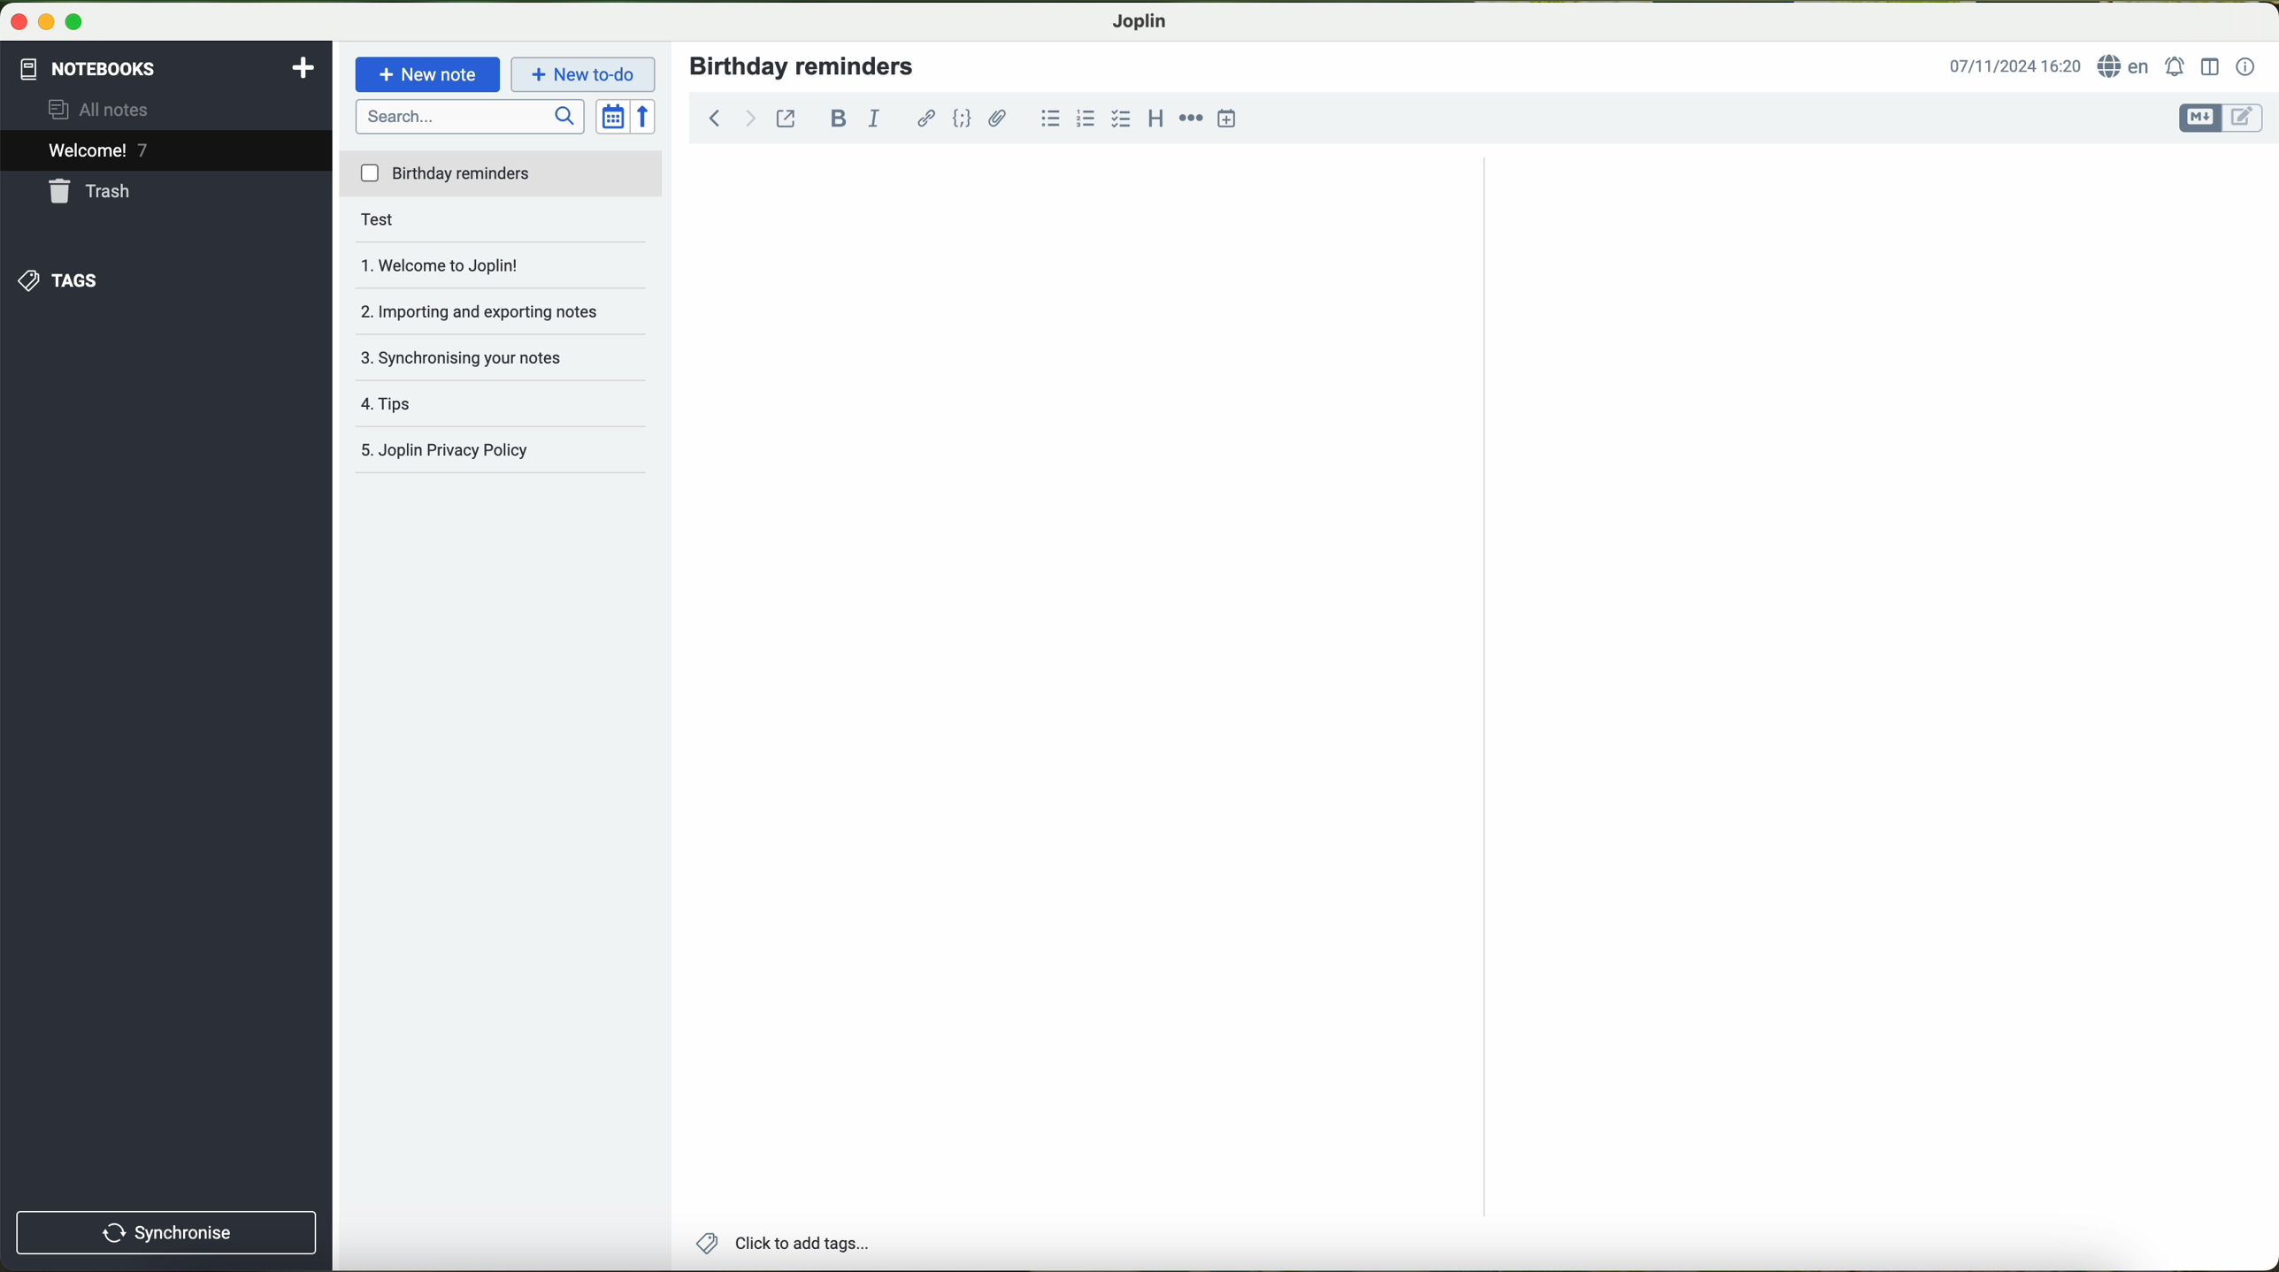 This screenshot has width=2279, height=1272. What do you see at coordinates (1139, 23) in the screenshot?
I see `Joplin` at bounding box center [1139, 23].